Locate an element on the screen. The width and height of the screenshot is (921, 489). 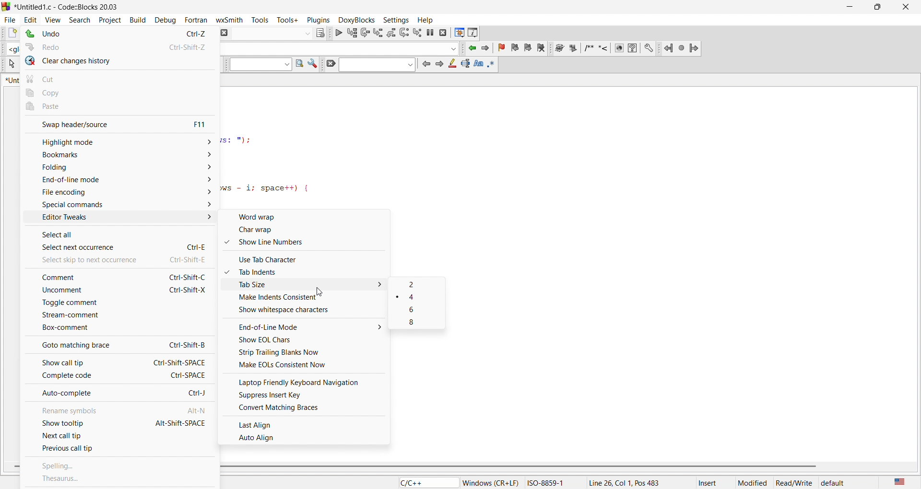
complete code  is located at coordinates (86, 377).